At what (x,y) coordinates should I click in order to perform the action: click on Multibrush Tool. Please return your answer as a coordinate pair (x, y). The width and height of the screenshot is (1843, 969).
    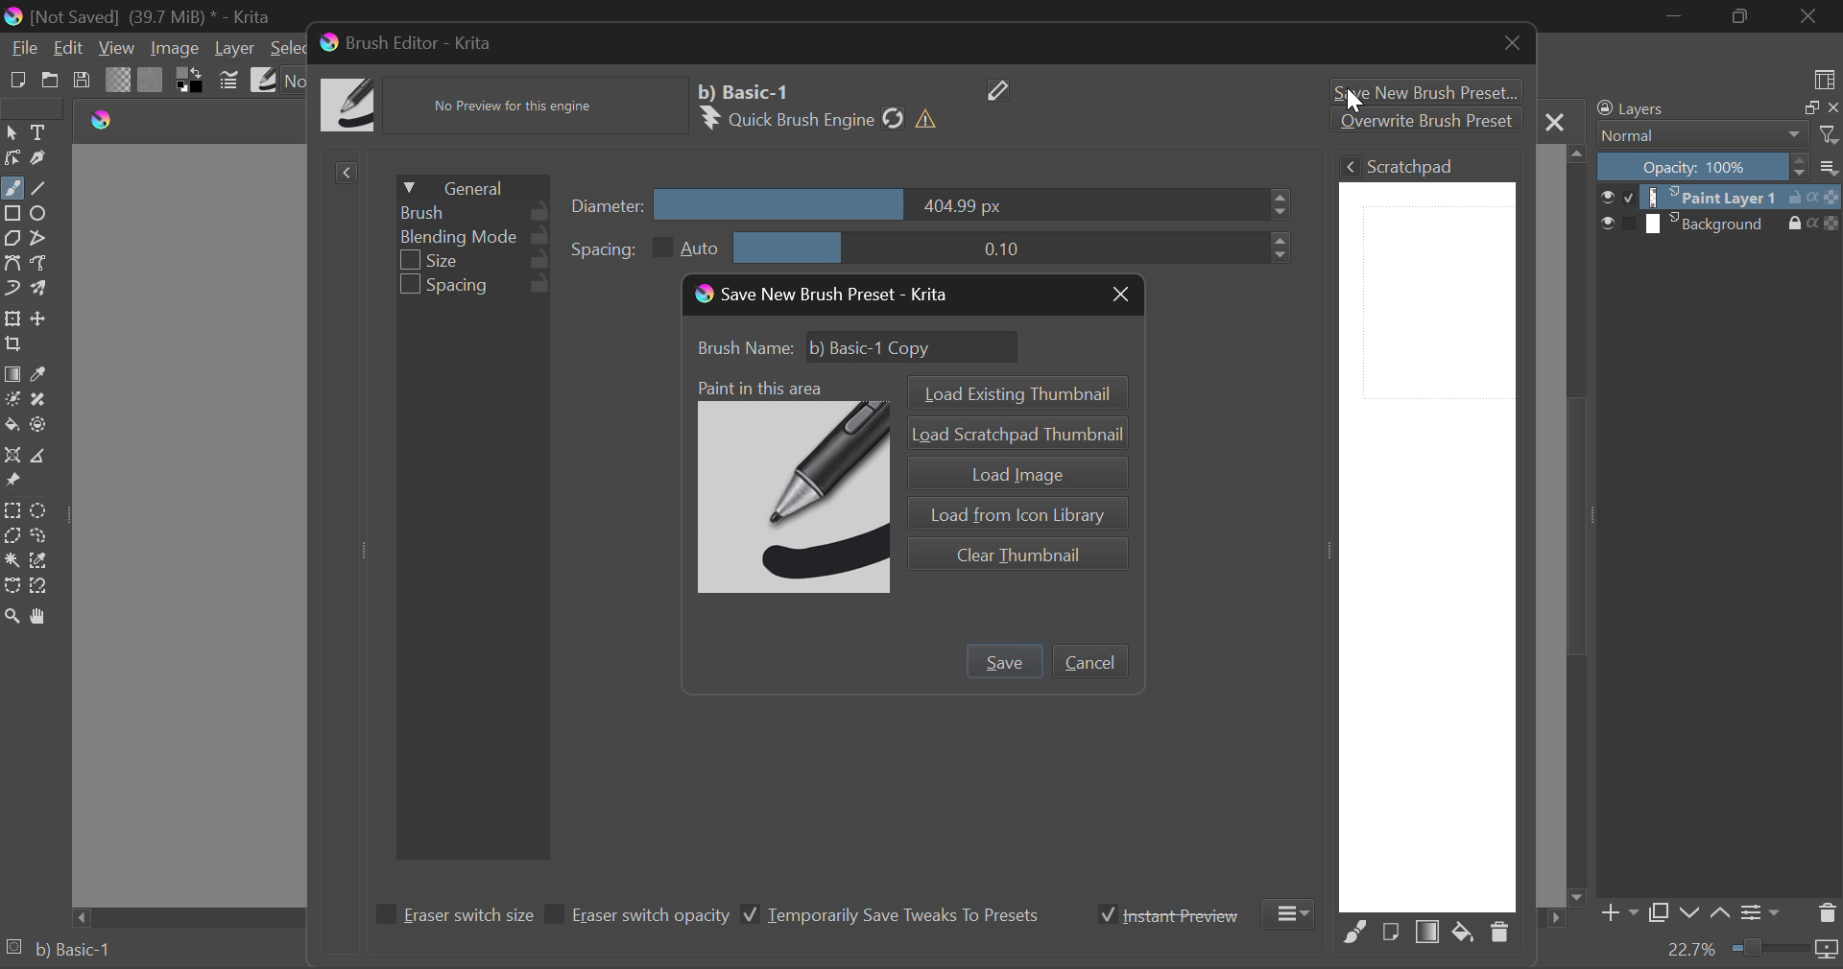
    Looking at the image, I should click on (39, 289).